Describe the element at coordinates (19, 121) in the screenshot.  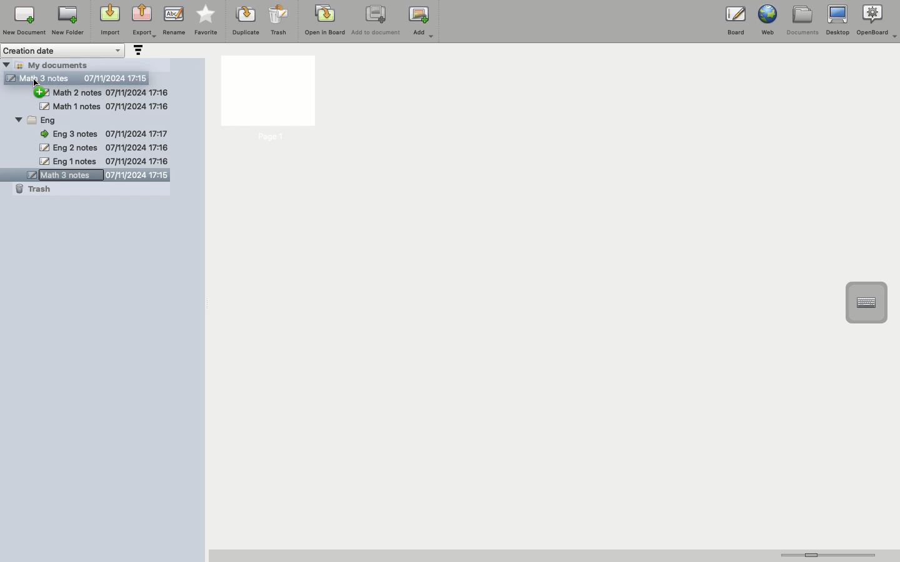
I see `Hide` at that location.